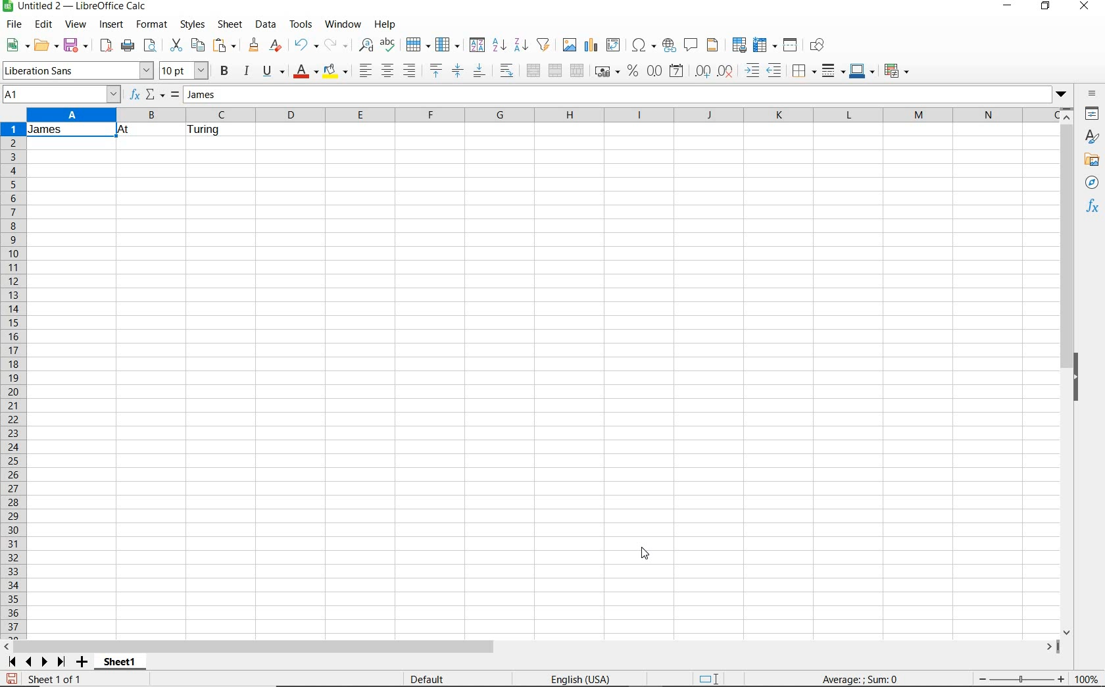 The image size is (1105, 687). Describe the element at coordinates (677, 72) in the screenshot. I see `format as date` at that location.